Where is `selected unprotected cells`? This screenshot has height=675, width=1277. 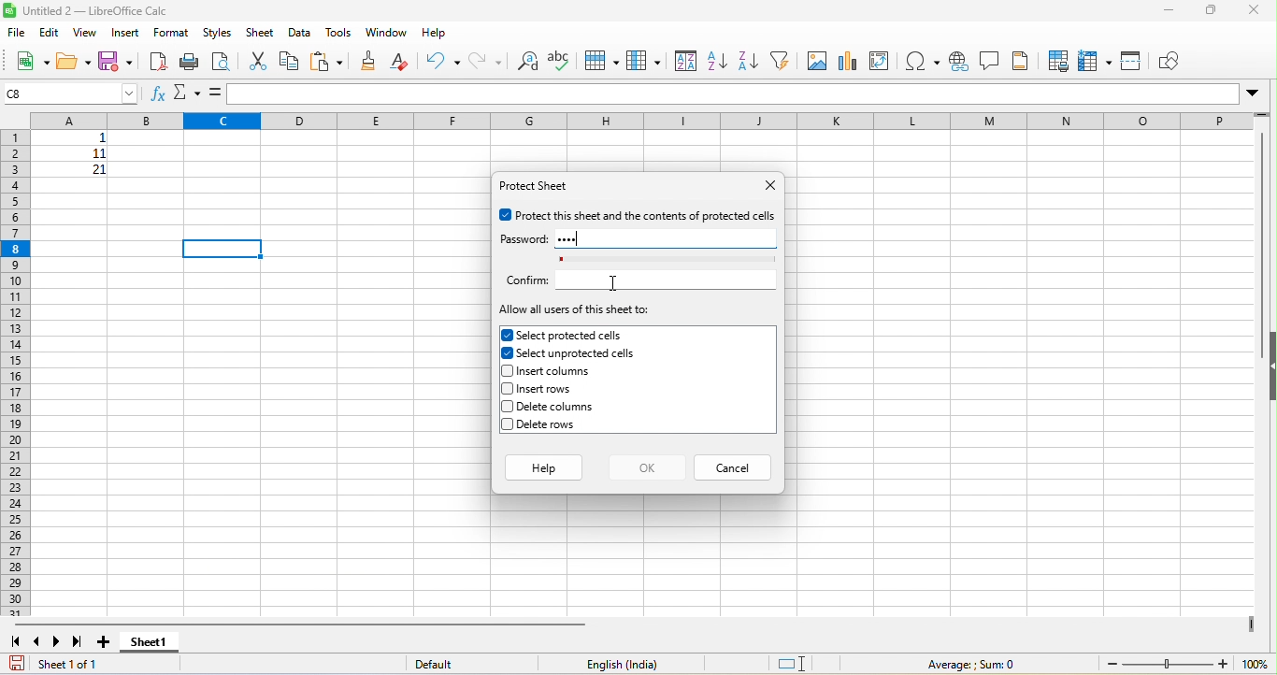
selected unprotected cells is located at coordinates (568, 352).